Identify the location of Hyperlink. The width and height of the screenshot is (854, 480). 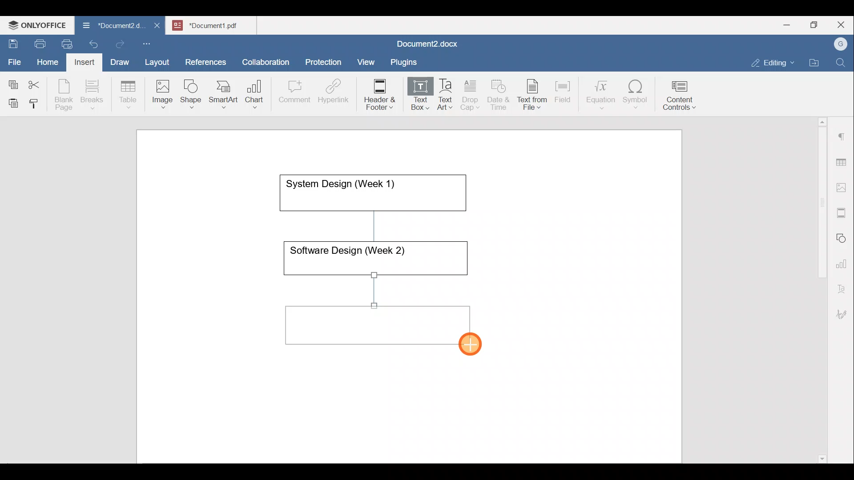
(336, 94).